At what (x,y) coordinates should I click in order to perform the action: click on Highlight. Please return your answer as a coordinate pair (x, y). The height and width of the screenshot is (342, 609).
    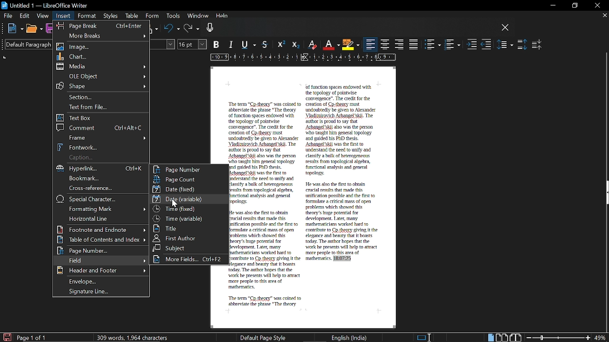
    Looking at the image, I should click on (350, 44).